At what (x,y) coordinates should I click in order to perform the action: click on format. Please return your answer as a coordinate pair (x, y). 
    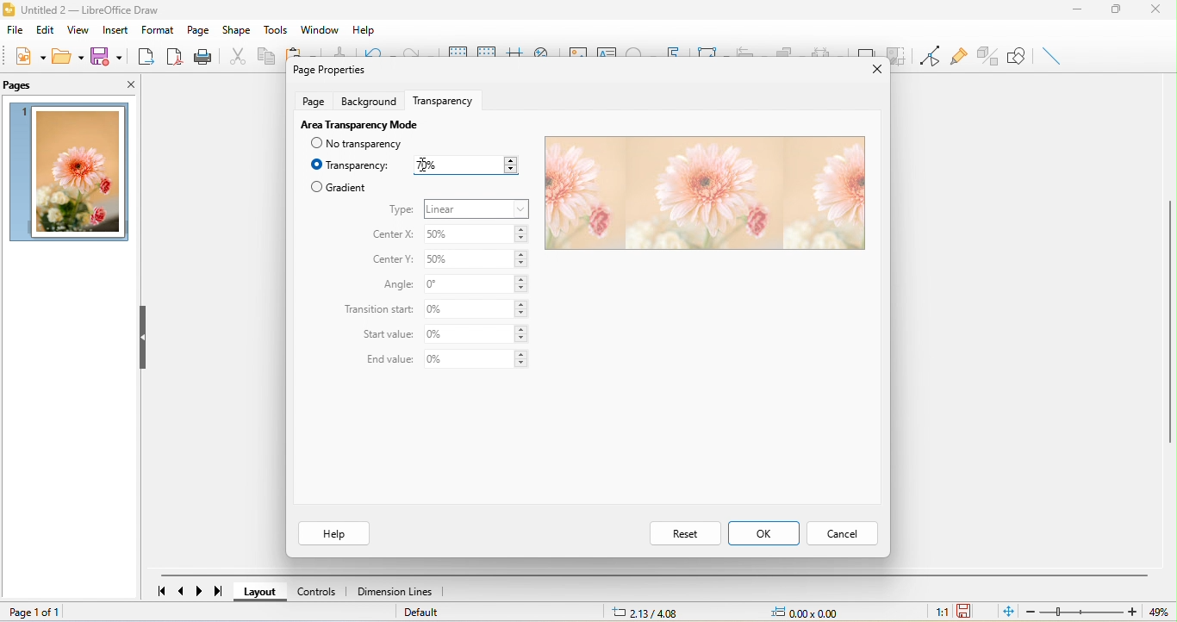
    Looking at the image, I should click on (159, 29).